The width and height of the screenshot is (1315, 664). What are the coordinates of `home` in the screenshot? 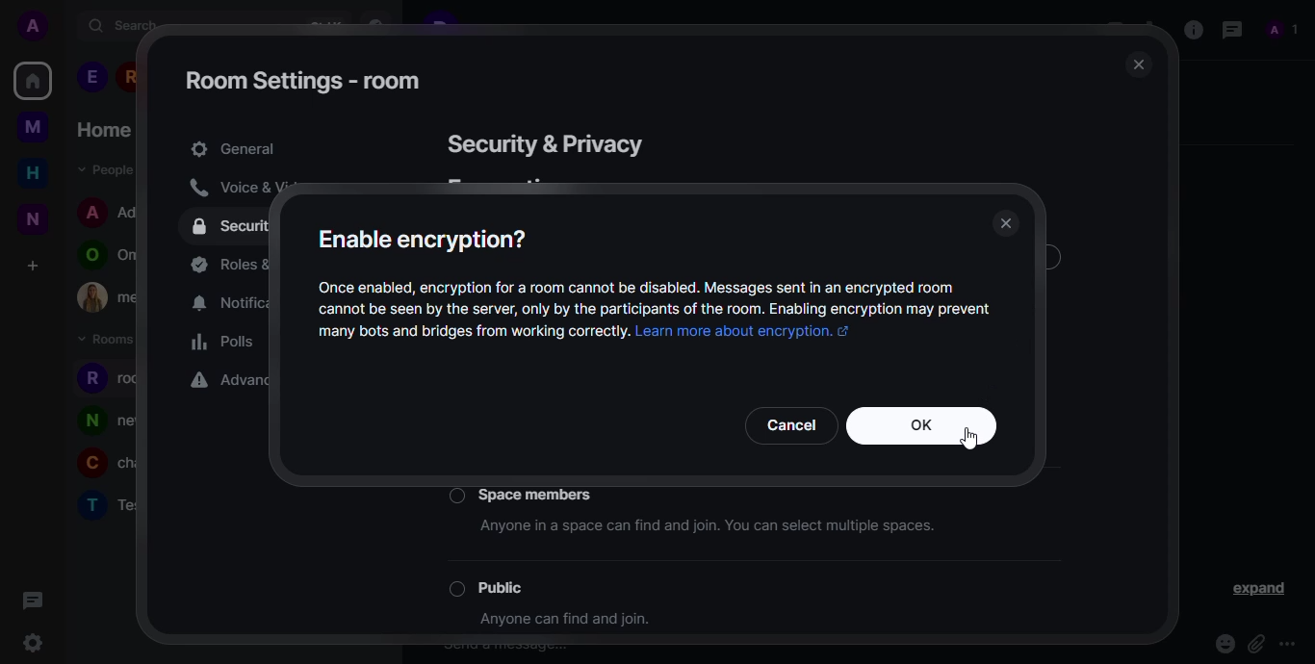 It's located at (32, 80).